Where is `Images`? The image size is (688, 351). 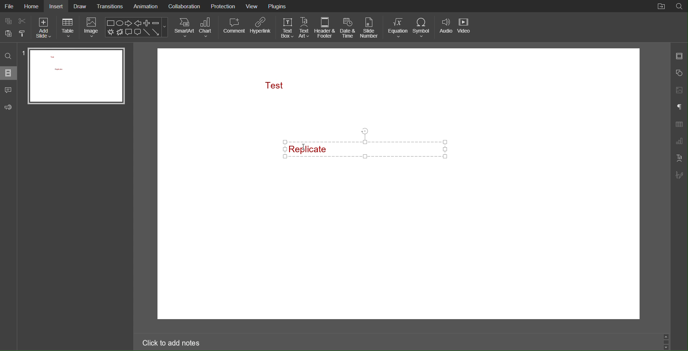 Images is located at coordinates (679, 89).